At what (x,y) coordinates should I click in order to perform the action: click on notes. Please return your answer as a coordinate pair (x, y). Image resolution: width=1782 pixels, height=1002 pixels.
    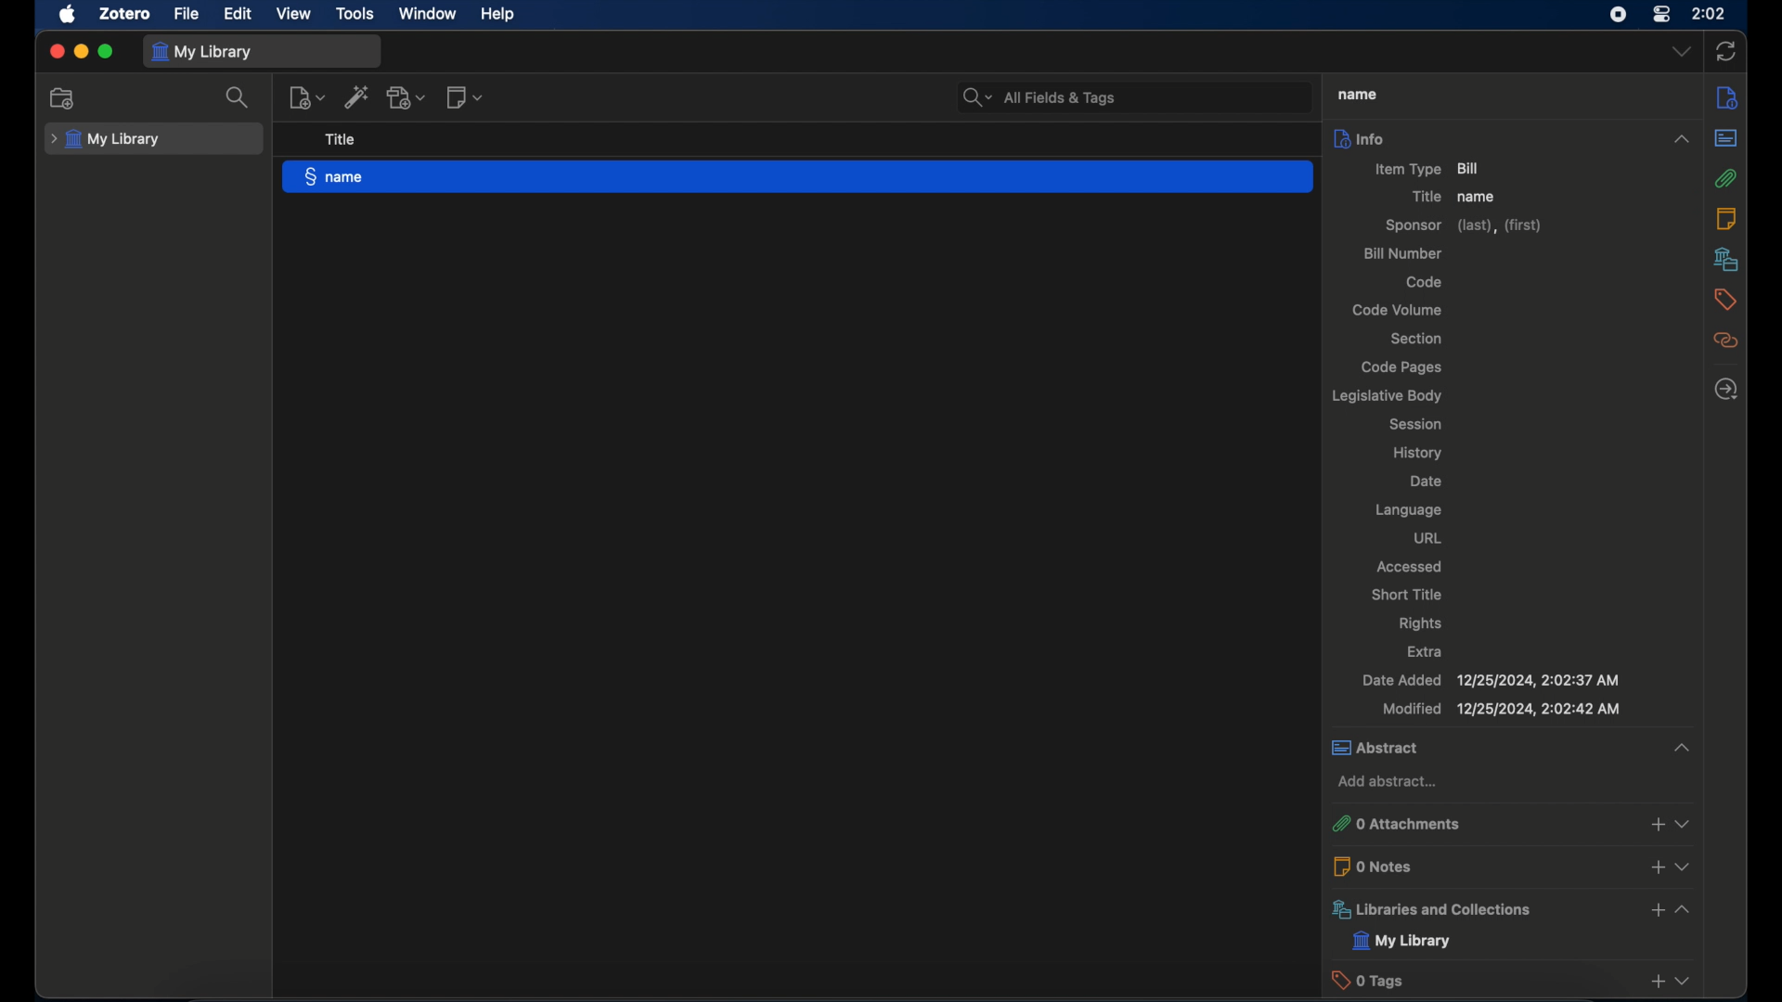
    Looking at the image, I should click on (1725, 220).